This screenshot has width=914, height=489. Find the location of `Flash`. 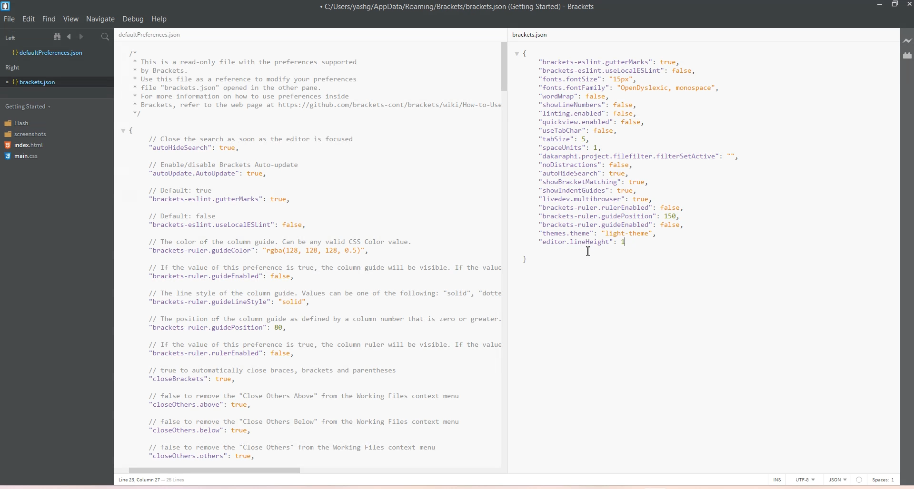

Flash is located at coordinates (23, 122).